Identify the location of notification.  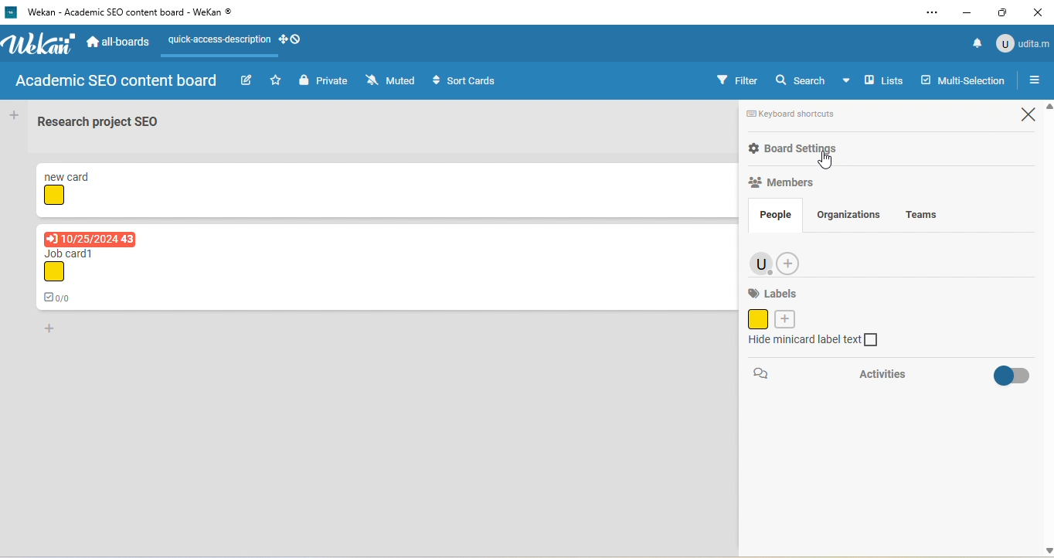
(974, 46).